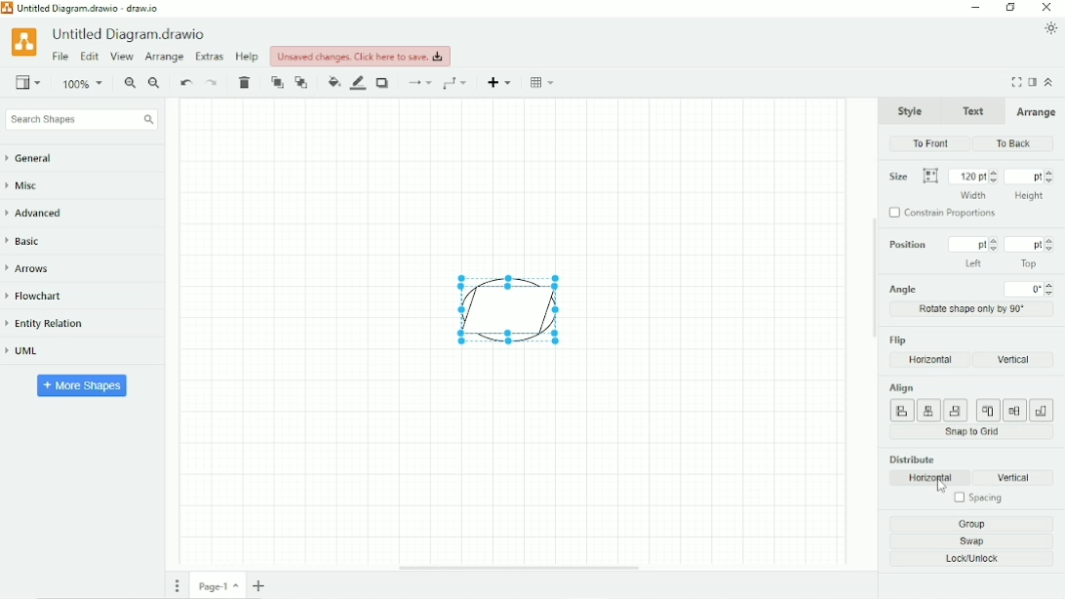 This screenshot has height=599, width=1065. I want to click on Position, so click(968, 253).